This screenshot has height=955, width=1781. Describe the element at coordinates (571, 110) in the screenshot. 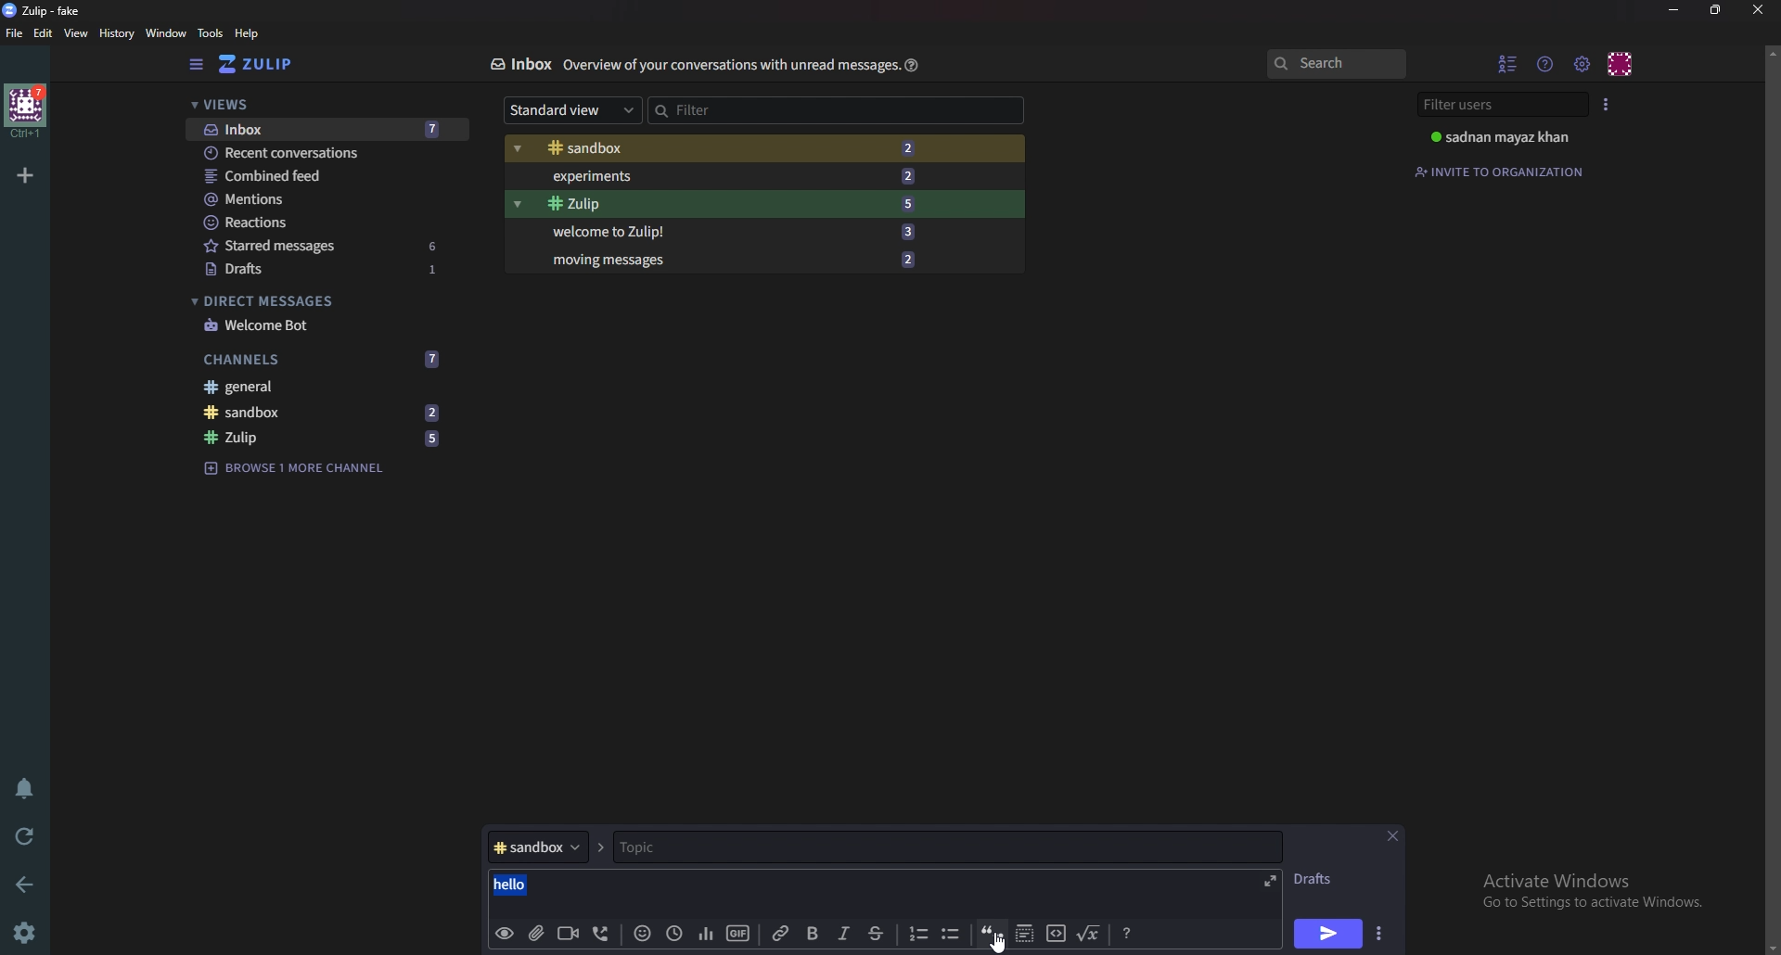

I see `Standard view` at that location.